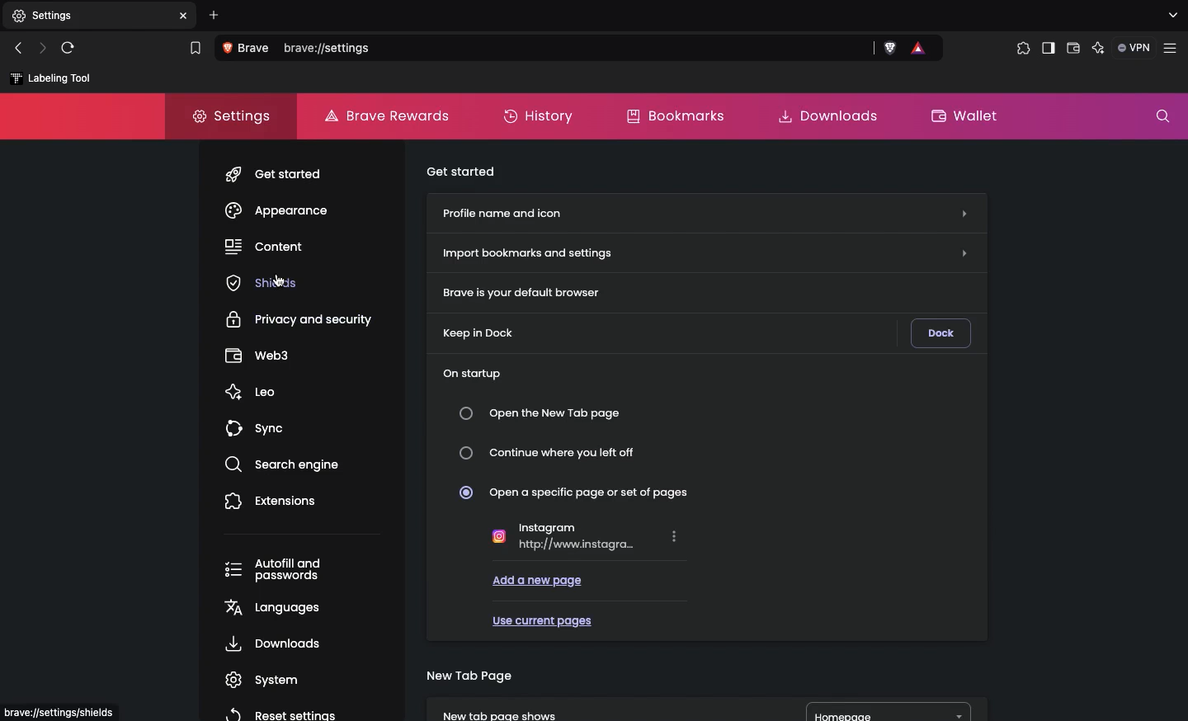 This screenshot has height=721, width=1188. What do you see at coordinates (68, 49) in the screenshot?
I see `Refresh page` at bounding box center [68, 49].